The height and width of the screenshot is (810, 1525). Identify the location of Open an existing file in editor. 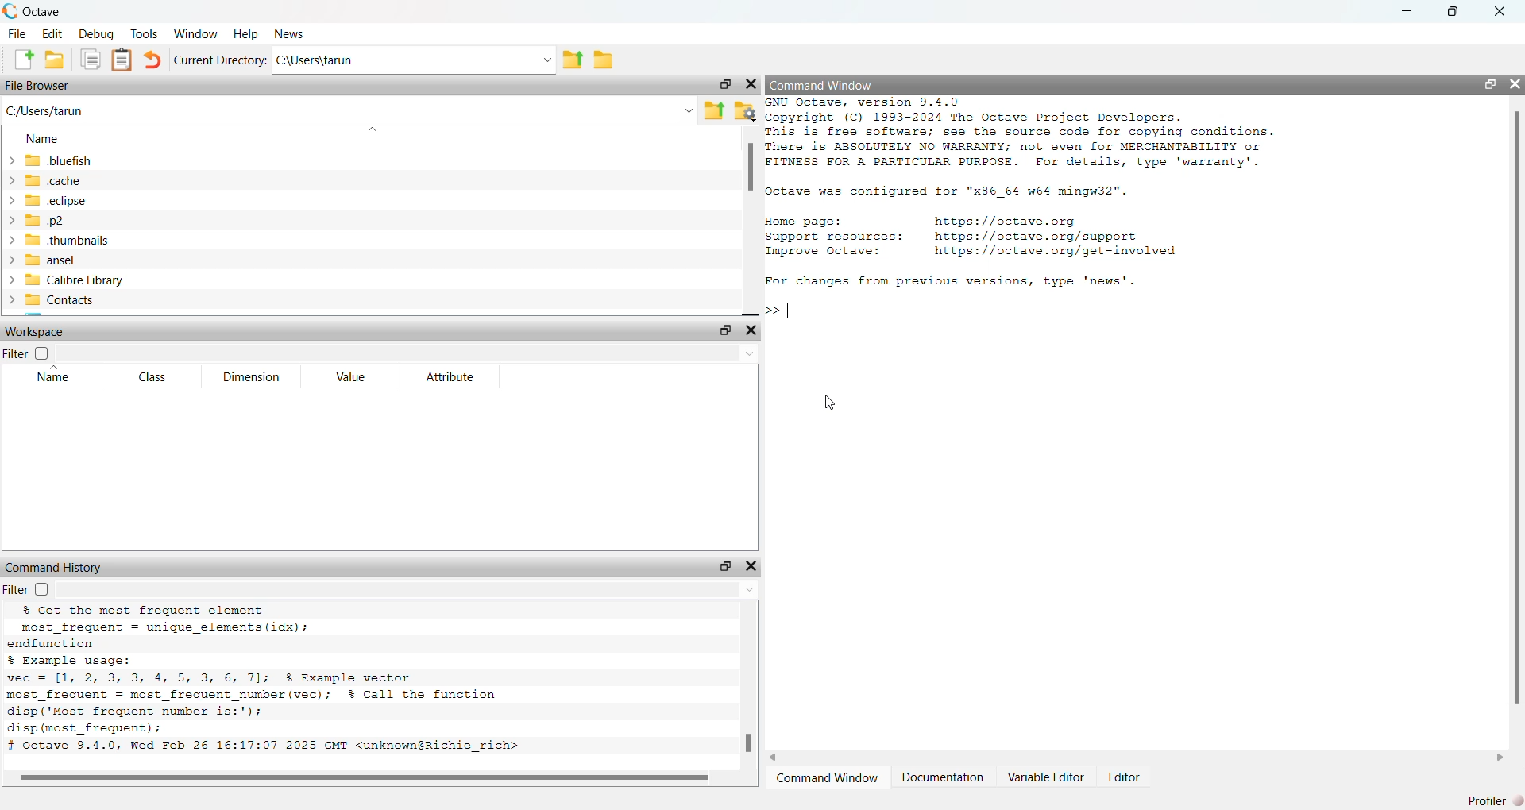
(55, 59).